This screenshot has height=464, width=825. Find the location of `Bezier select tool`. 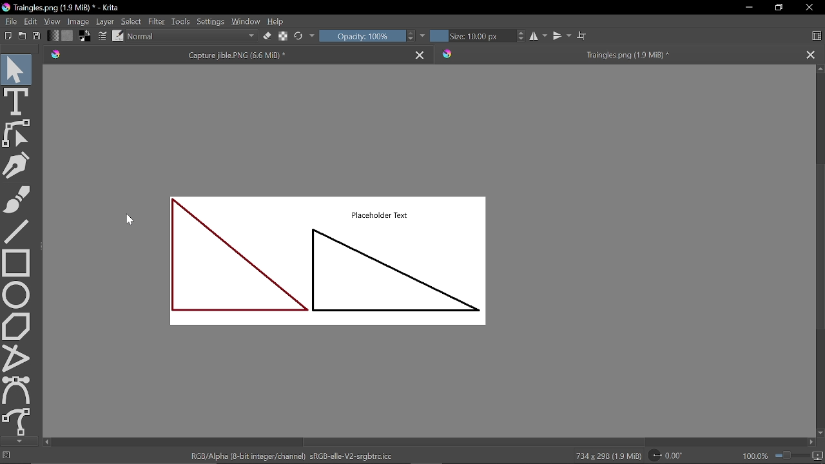

Bezier select tool is located at coordinates (17, 390).